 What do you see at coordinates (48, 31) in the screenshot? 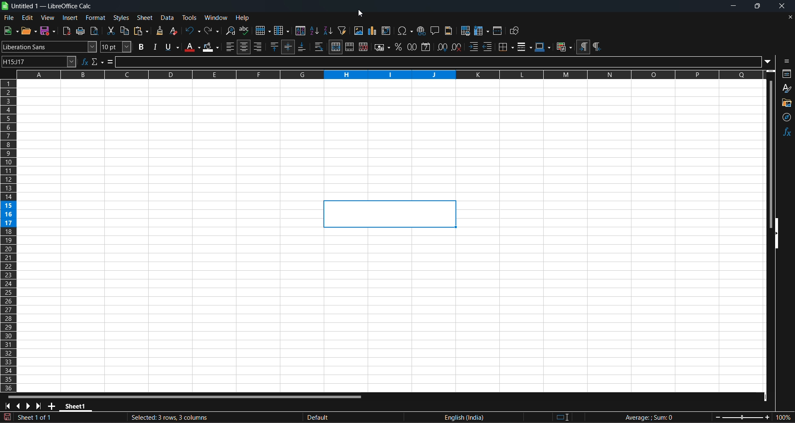
I see `save` at bounding box center [48, 31].